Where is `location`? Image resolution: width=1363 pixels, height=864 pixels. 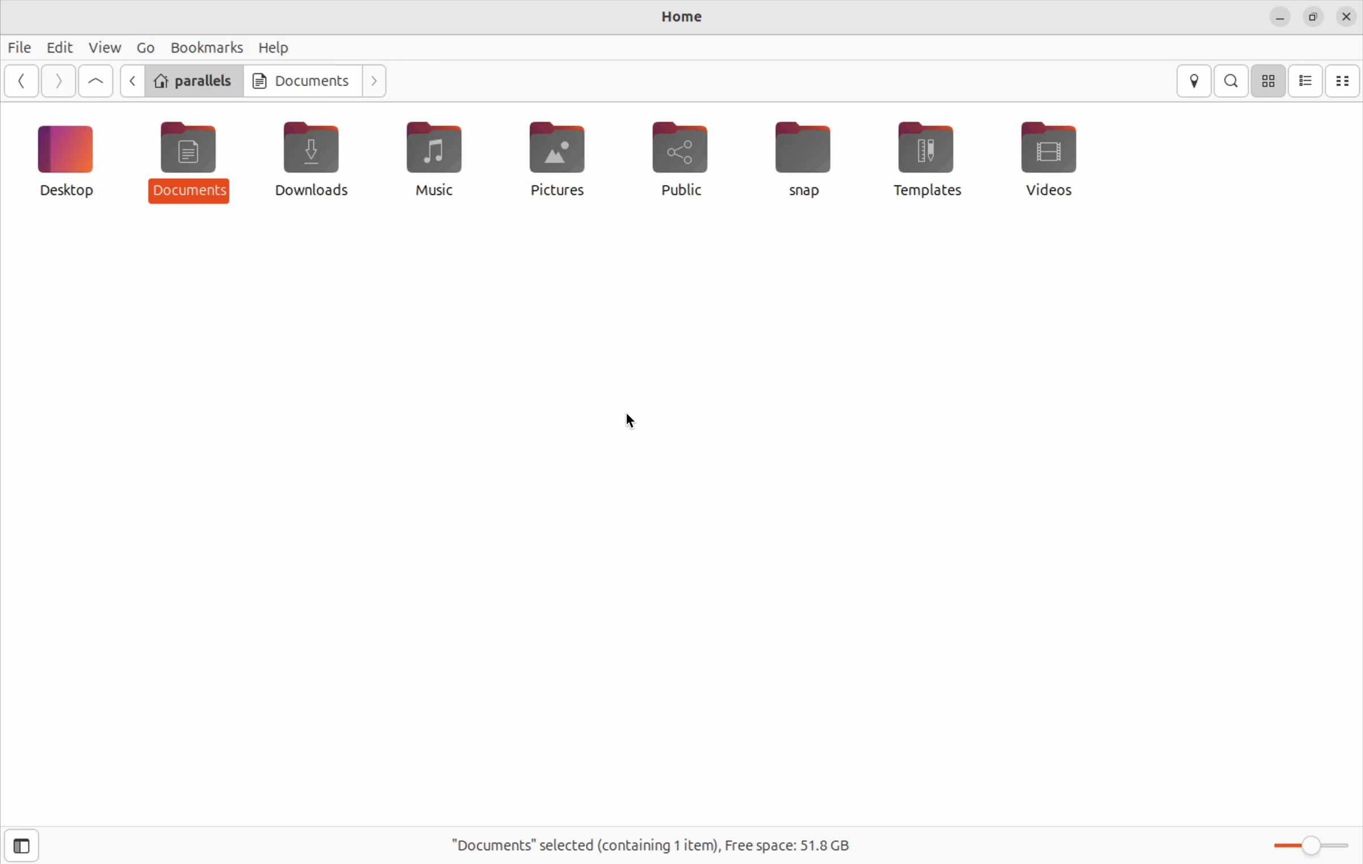
location is located at coordinates (1195, 80).